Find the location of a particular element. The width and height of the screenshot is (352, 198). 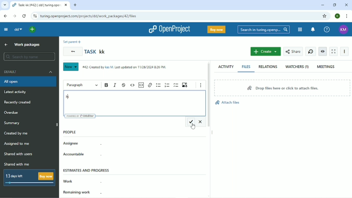

Code is located at coordinates (132, 85).